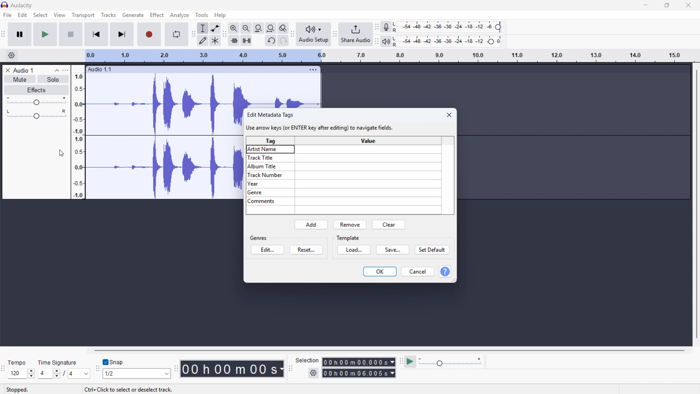 This screenshot has width=700, height=394. Describe the element at coordinates (369, 140) in the screenshot. I see `Genres` at that location.